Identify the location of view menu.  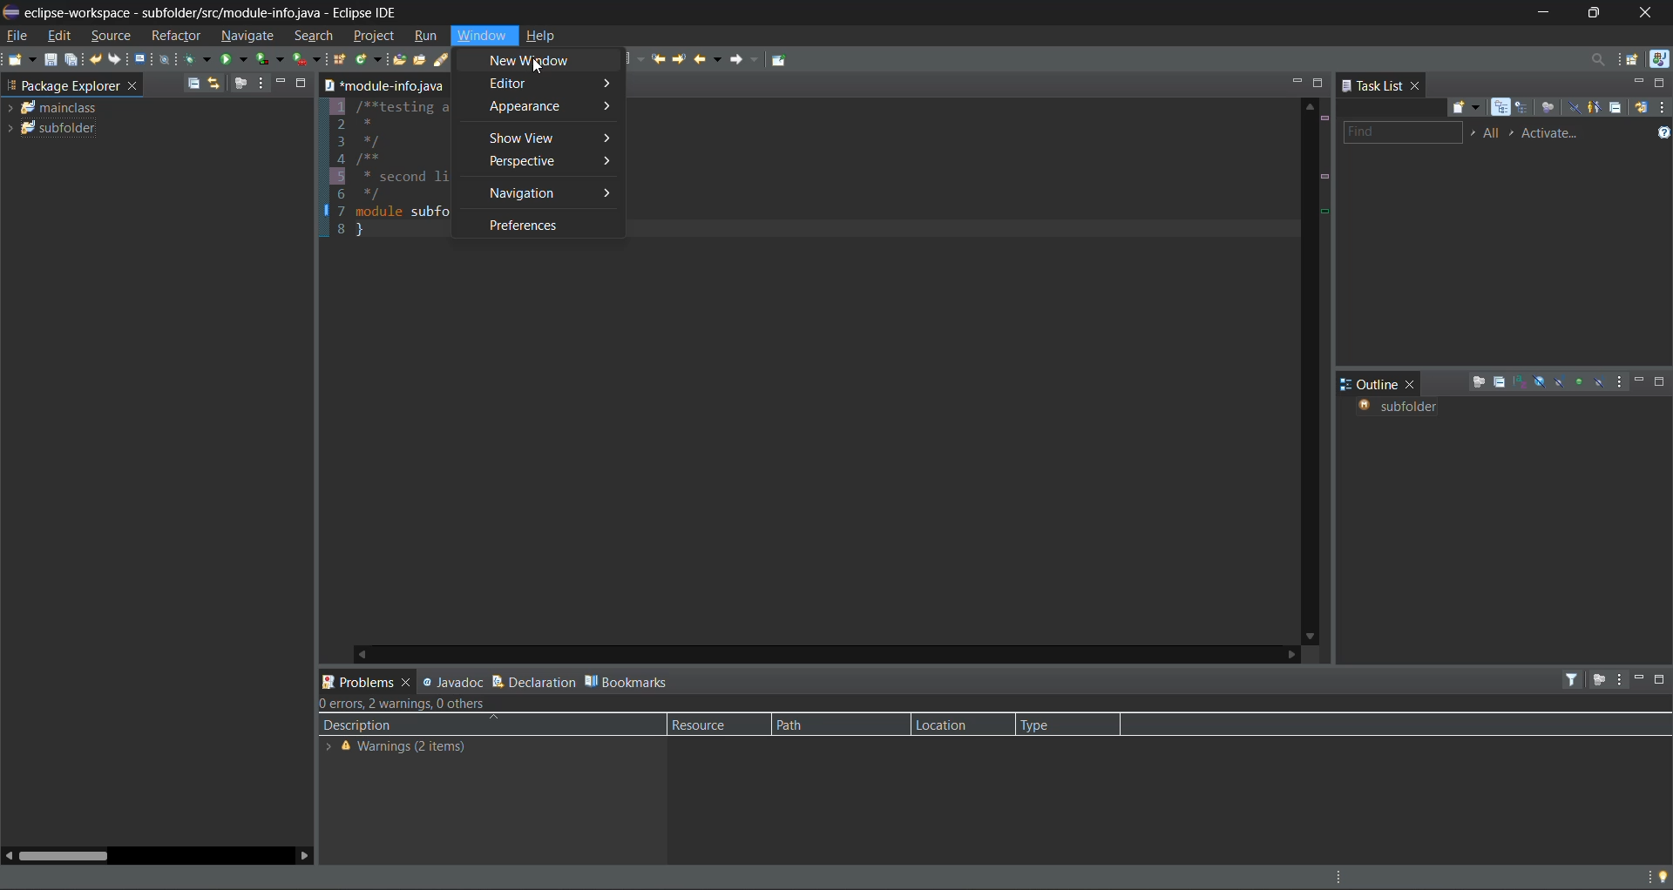
(259, 84).